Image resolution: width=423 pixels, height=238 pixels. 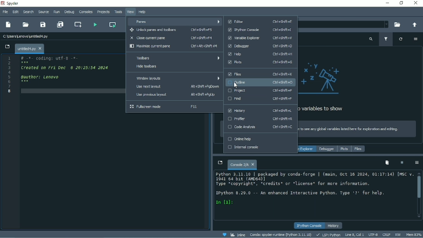 I want to click on Cursor, so click(x=236, y=85).